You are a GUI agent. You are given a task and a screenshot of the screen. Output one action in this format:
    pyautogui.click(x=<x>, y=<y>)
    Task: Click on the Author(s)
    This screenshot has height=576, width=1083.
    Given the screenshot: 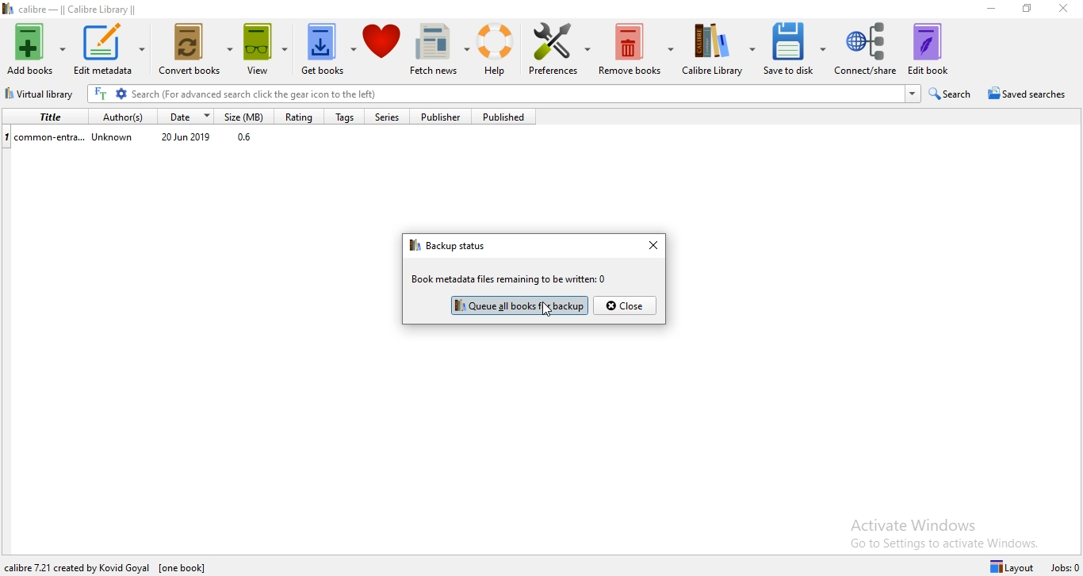 What is the action you would take?
    pyautogui.click(x=119, y=116)
    